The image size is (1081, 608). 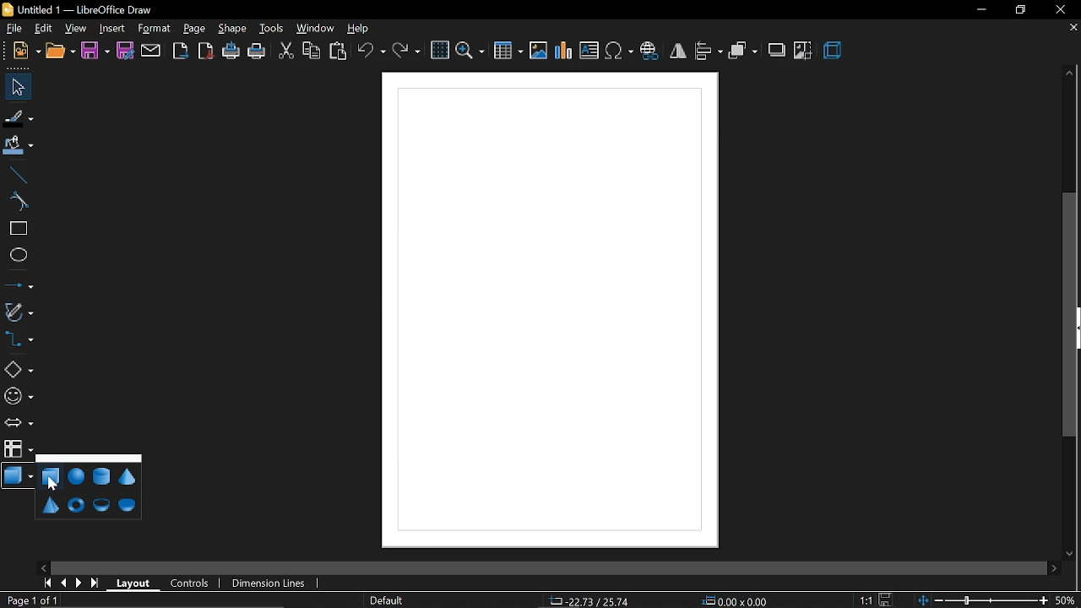 I want to click on insert image, so click(x=539, y=52).